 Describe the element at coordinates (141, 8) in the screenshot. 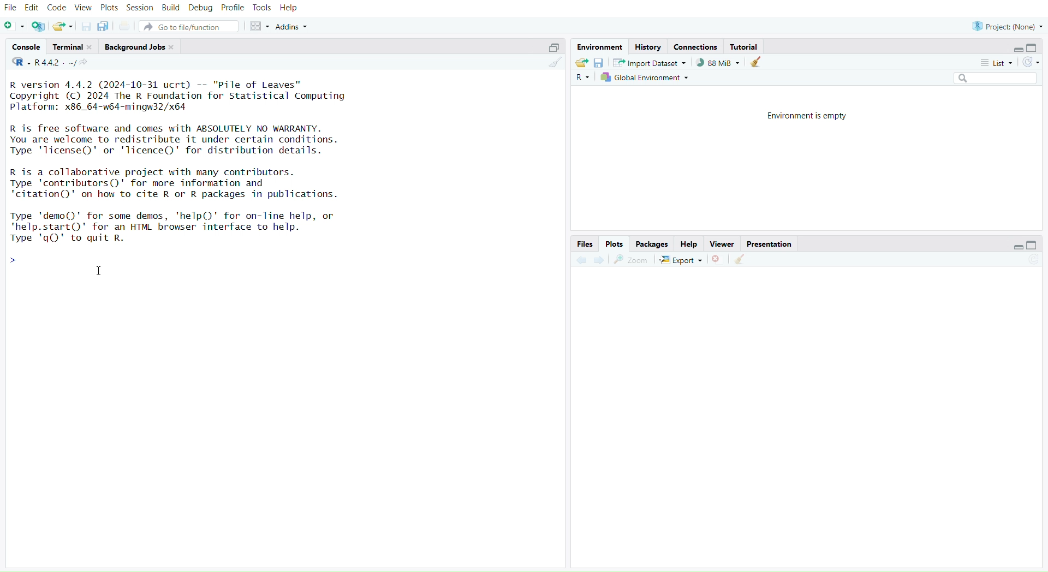

I see `session` at that location.